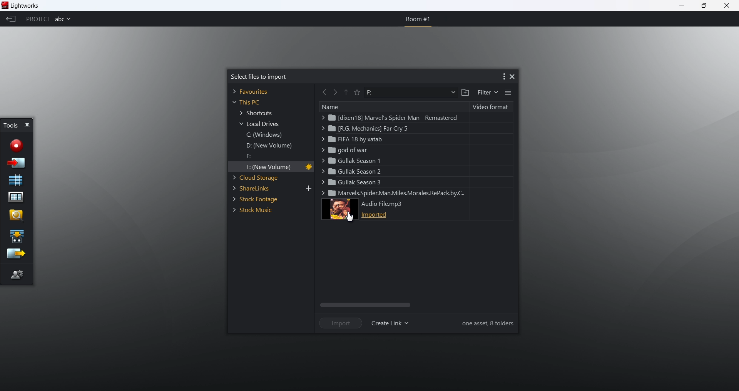 The image size is (739, 391). Describe the element at coordinates (246, 103) in the screenshot. I see `this PC` at that location.